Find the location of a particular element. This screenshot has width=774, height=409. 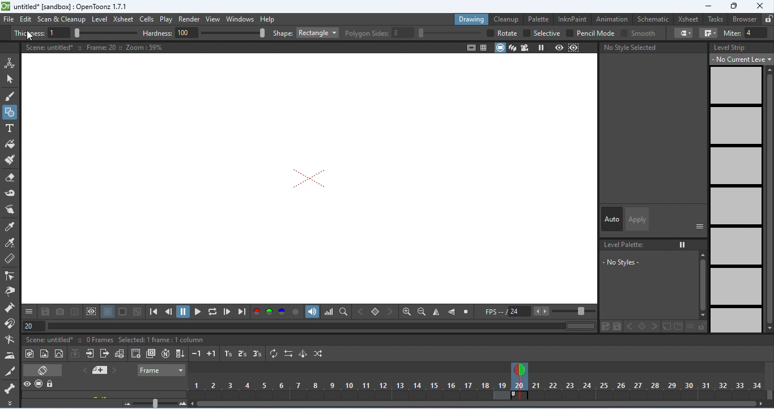

compare snapshot is located at coordinates (74, 312).